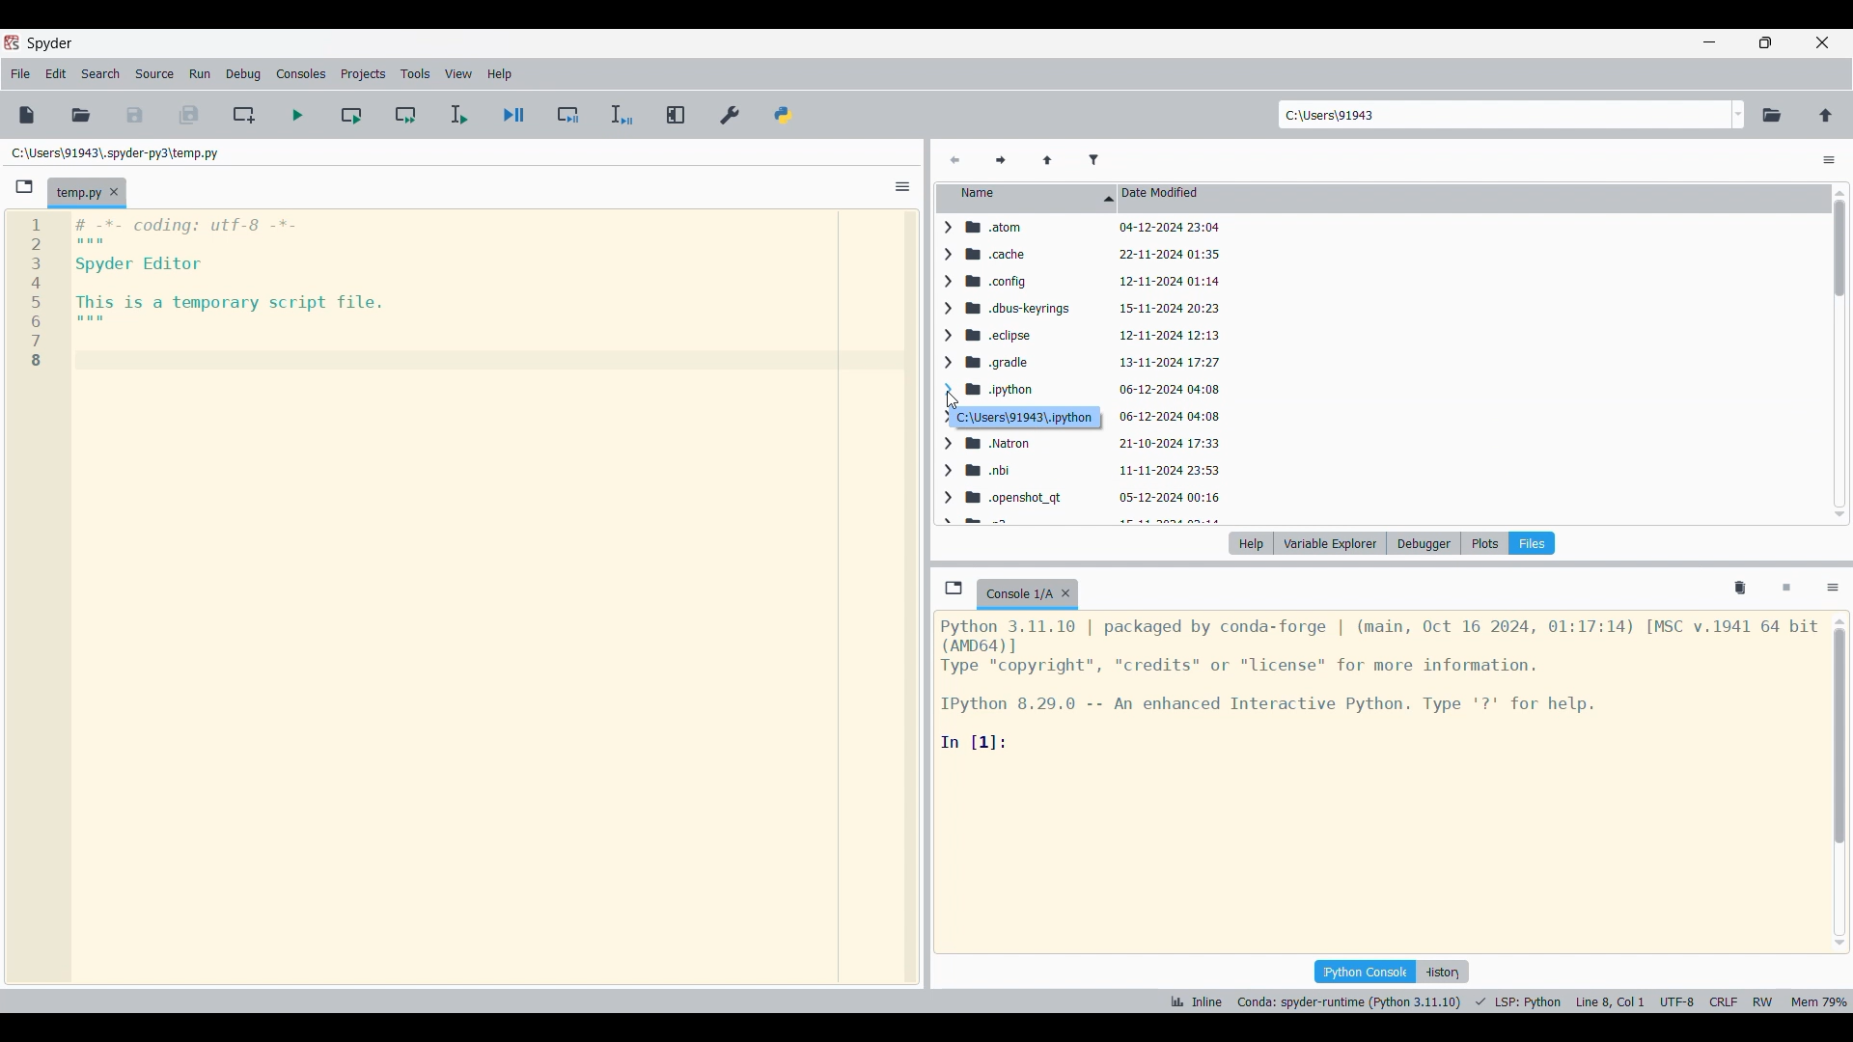 The image size is (1853, 1042). Describe the element at coordinates (51, 44) in the screenshot. I see `Software name` at that location.